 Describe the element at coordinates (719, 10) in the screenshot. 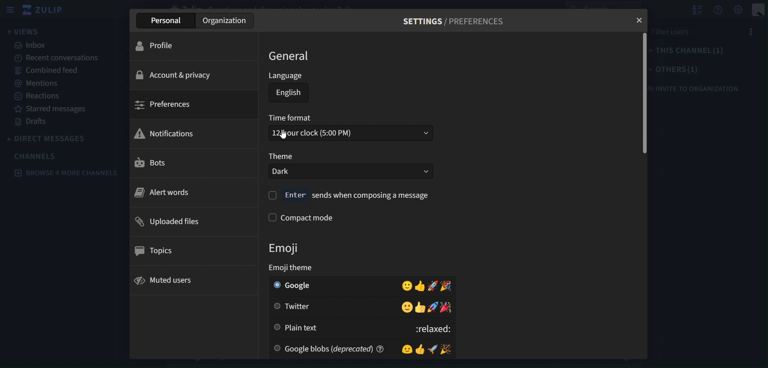

I see `get help` at that location.